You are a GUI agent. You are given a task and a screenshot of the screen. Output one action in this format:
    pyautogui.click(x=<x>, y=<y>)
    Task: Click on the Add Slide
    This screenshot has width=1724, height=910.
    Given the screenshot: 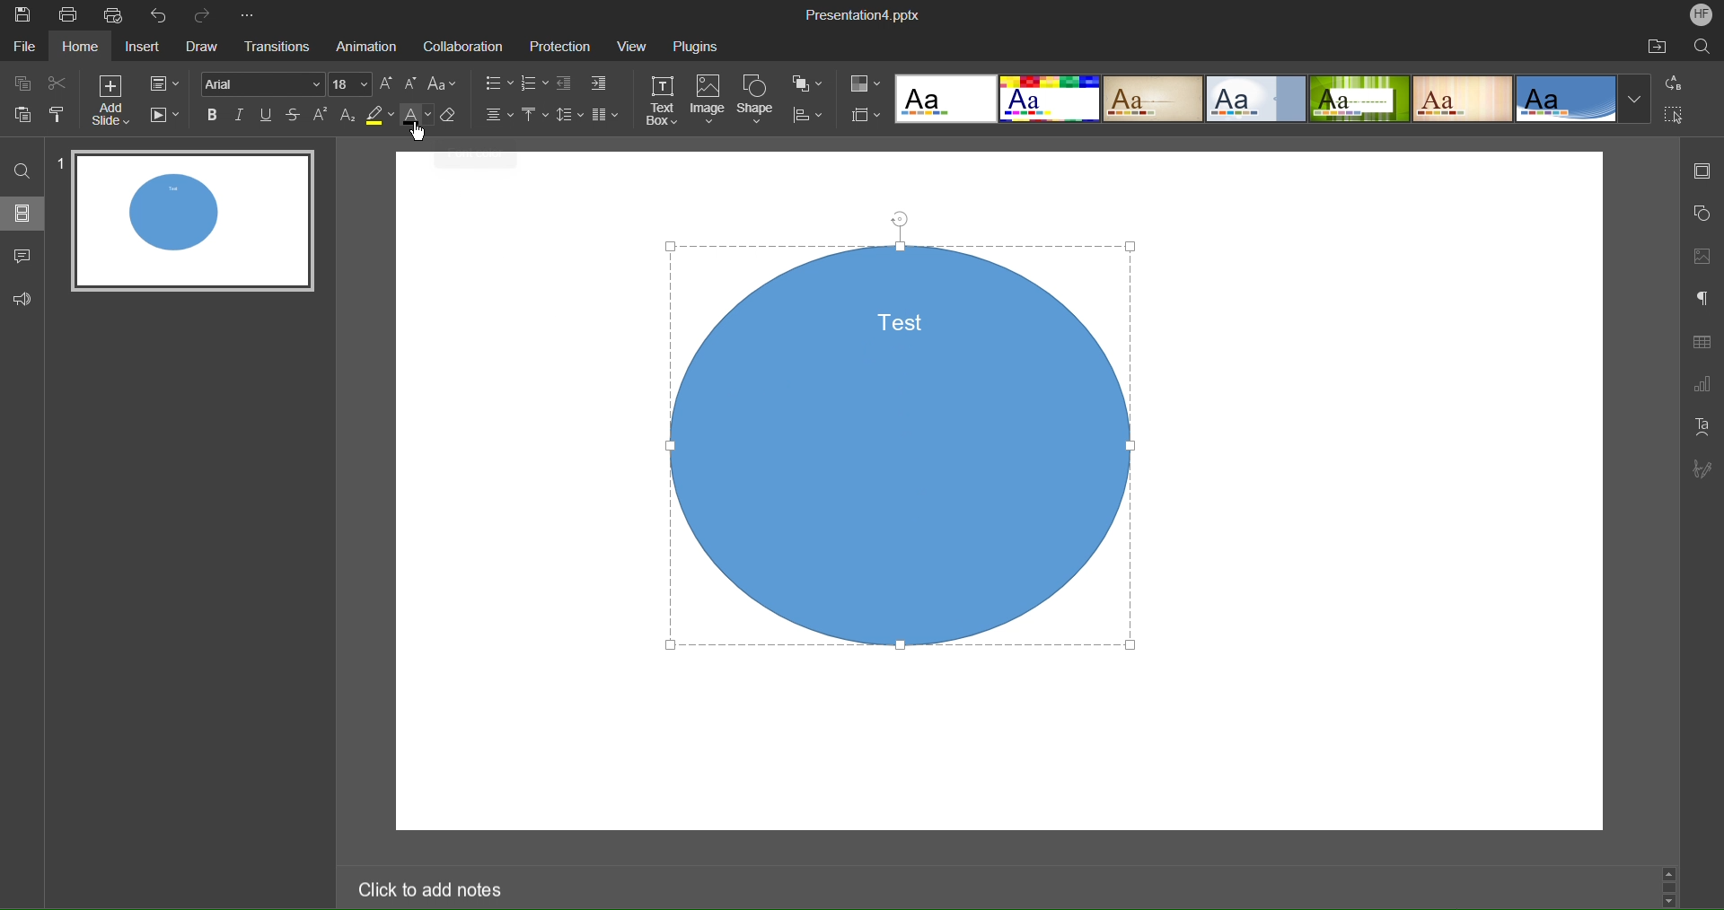 What is the action you would take?
    pyautogui.click(x=112, y=103)
    